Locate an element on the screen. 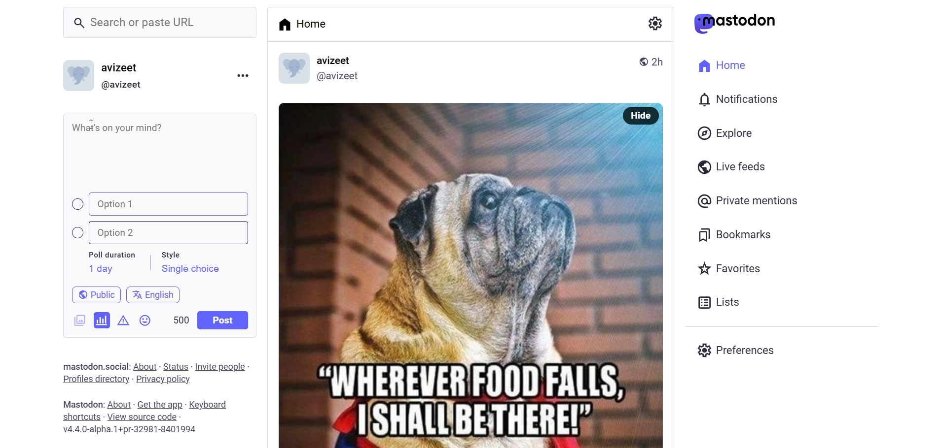 The width and height of the screenshot is (941, 448). live feed is located at coordinates (729, 166).